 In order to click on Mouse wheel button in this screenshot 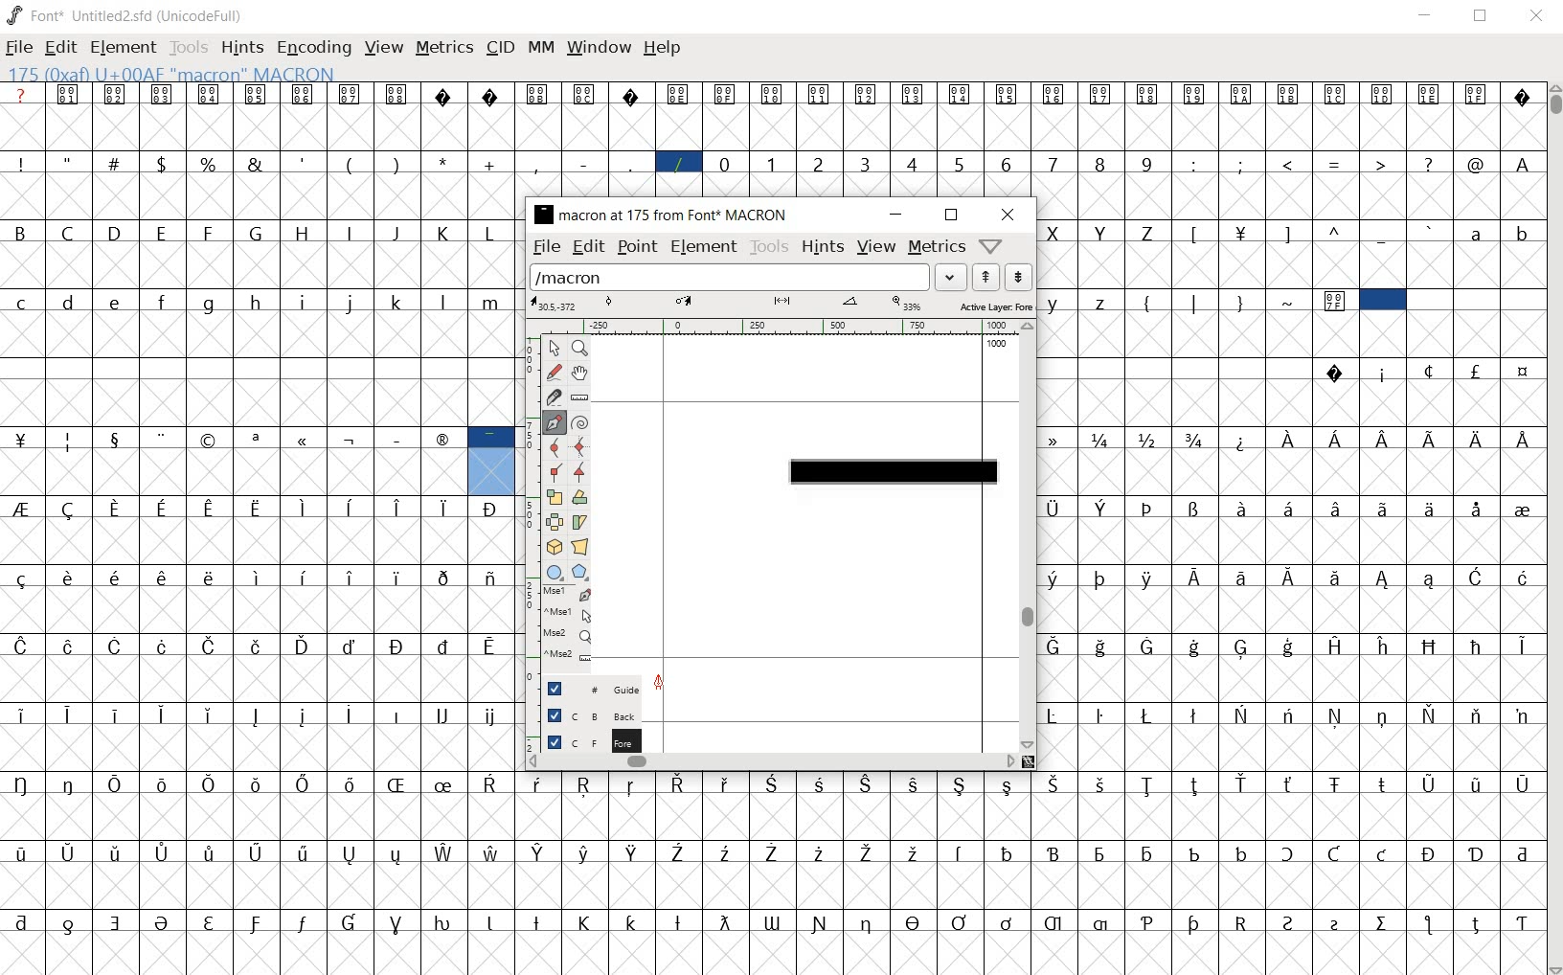, I will do `click(573, 637)`.